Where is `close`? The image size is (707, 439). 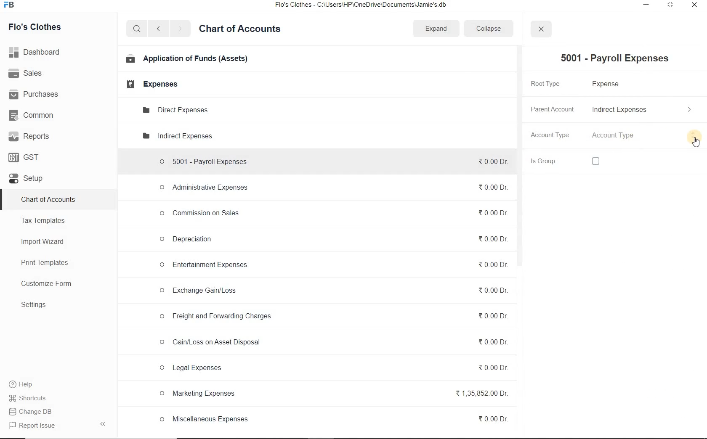
close is located at coordinates (540, 29).